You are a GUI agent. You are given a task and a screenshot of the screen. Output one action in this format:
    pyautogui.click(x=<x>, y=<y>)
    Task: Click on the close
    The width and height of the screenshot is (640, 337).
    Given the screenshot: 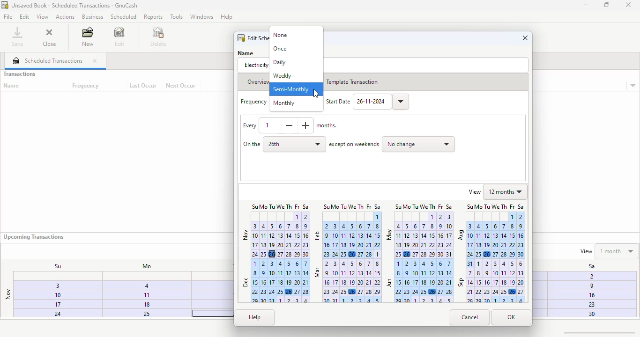 What is the action you would take?
    pyautogui.click(x=628, y=5)
    